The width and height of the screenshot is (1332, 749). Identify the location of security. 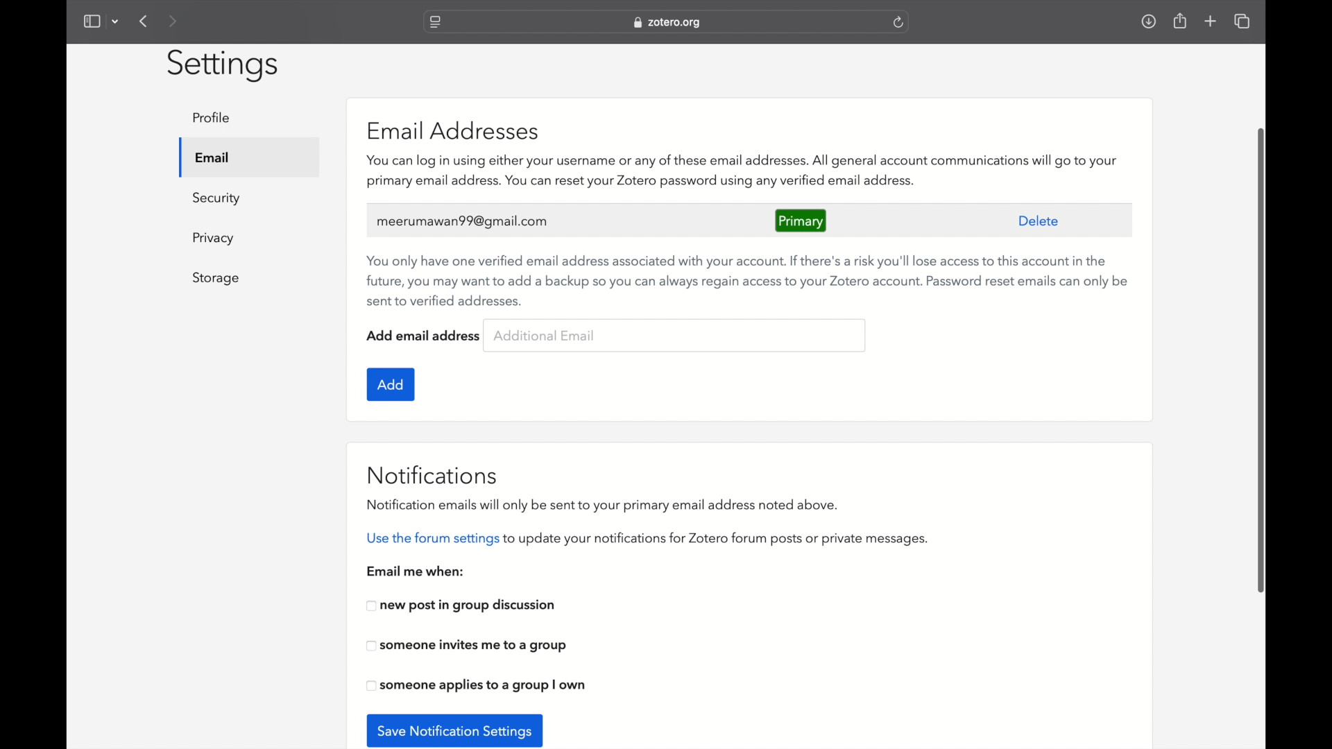
(216, 198).